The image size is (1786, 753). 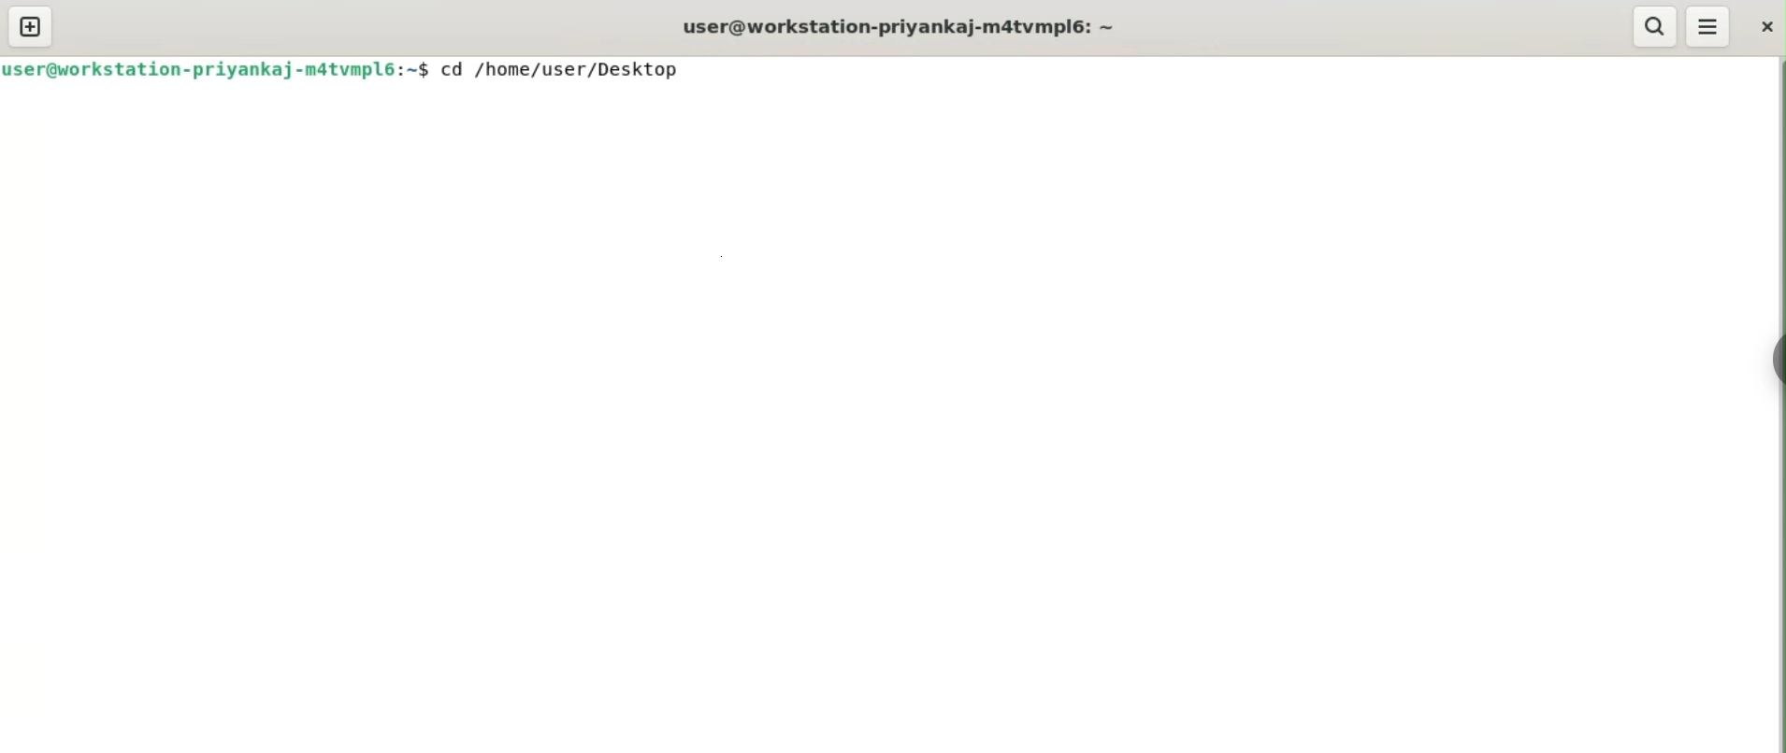 What do you see at coordinates (1707, 26) in the screenshot?
I see `menu` at bounding box center [1707, 26].